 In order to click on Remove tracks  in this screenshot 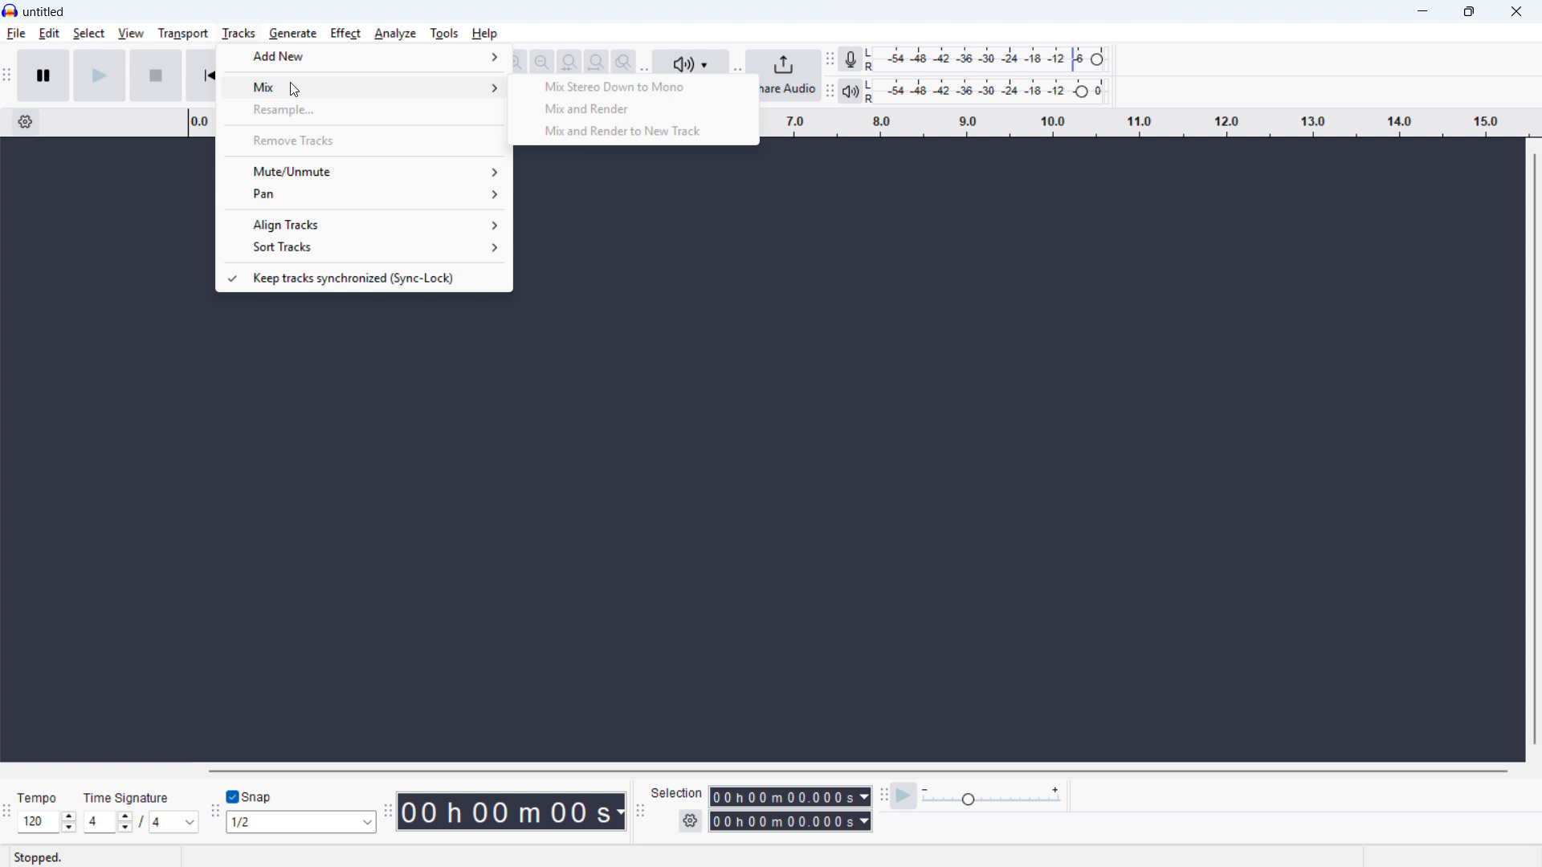, I will do `click(364, 140)`.